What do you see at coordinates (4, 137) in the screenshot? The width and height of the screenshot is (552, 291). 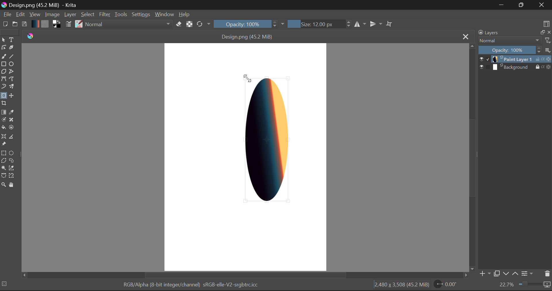 I see `Assistant Tool` at bounding box center [4, 137].